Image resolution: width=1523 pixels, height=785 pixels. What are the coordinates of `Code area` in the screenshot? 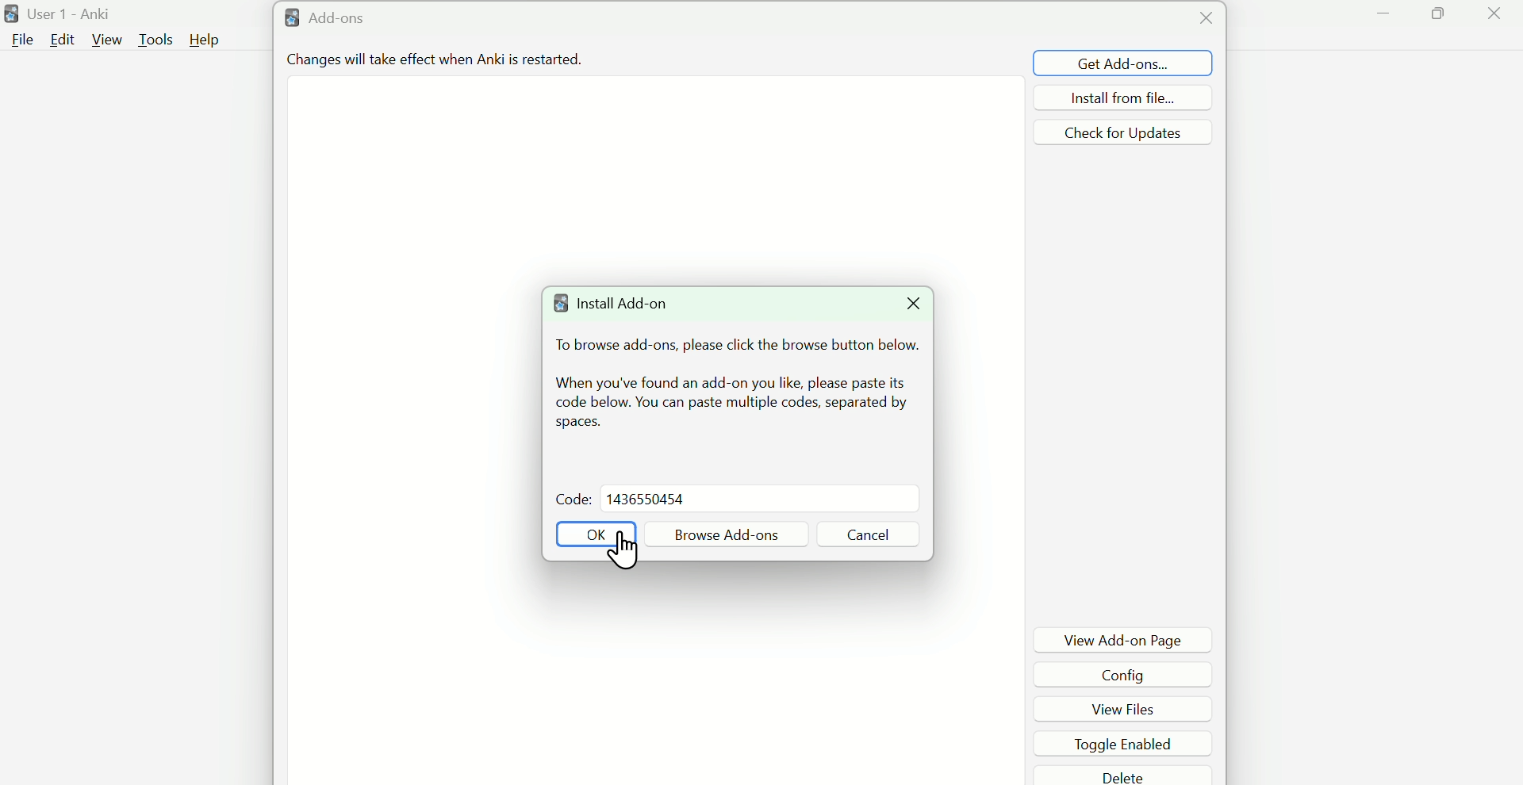 It's located at (761, 498).